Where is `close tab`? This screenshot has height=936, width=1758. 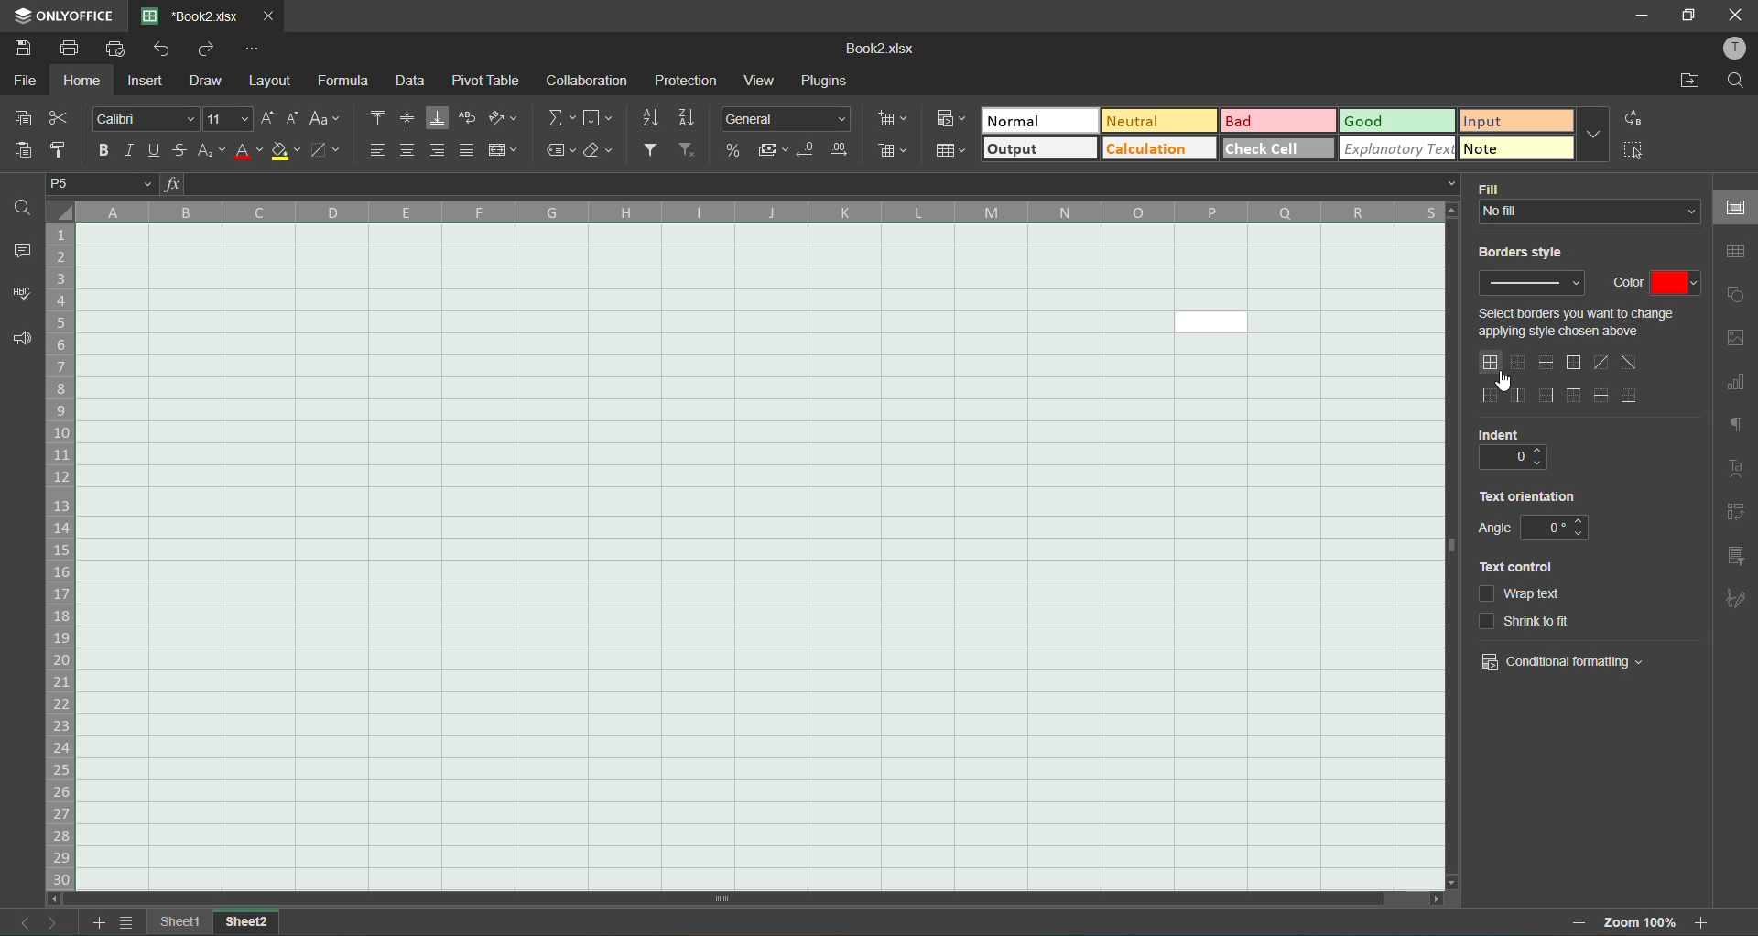 close tab is located at coordinates (267, 14).